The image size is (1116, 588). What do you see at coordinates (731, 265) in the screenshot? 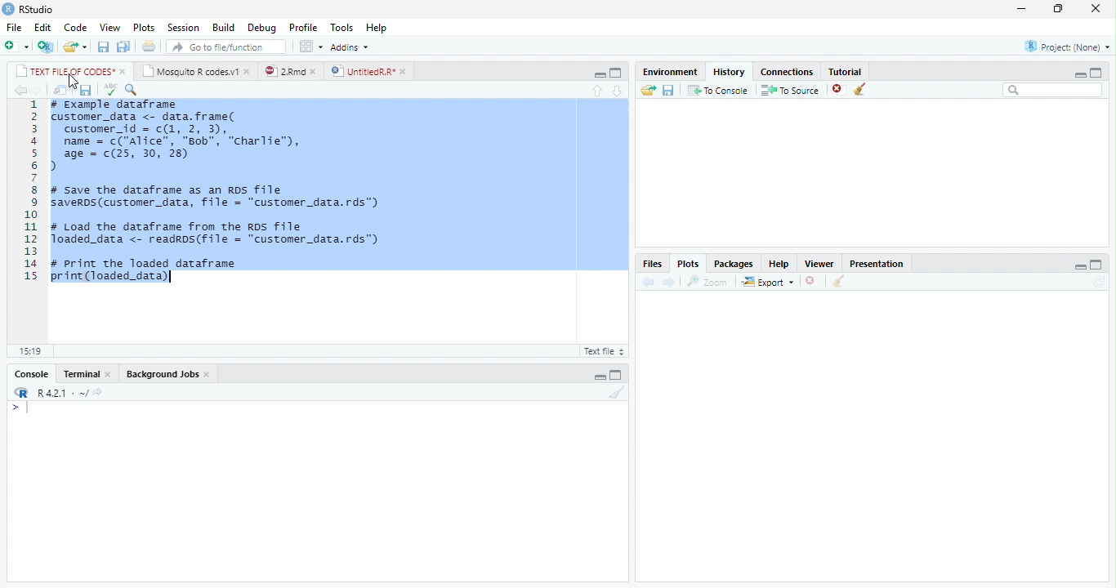
I see `Packages` at bounding box center [731, 265].